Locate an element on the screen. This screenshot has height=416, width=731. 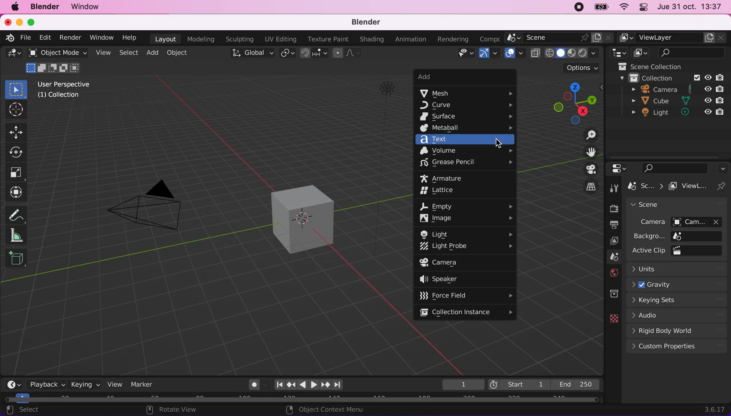
editor type is located at coordinates (619, 168).